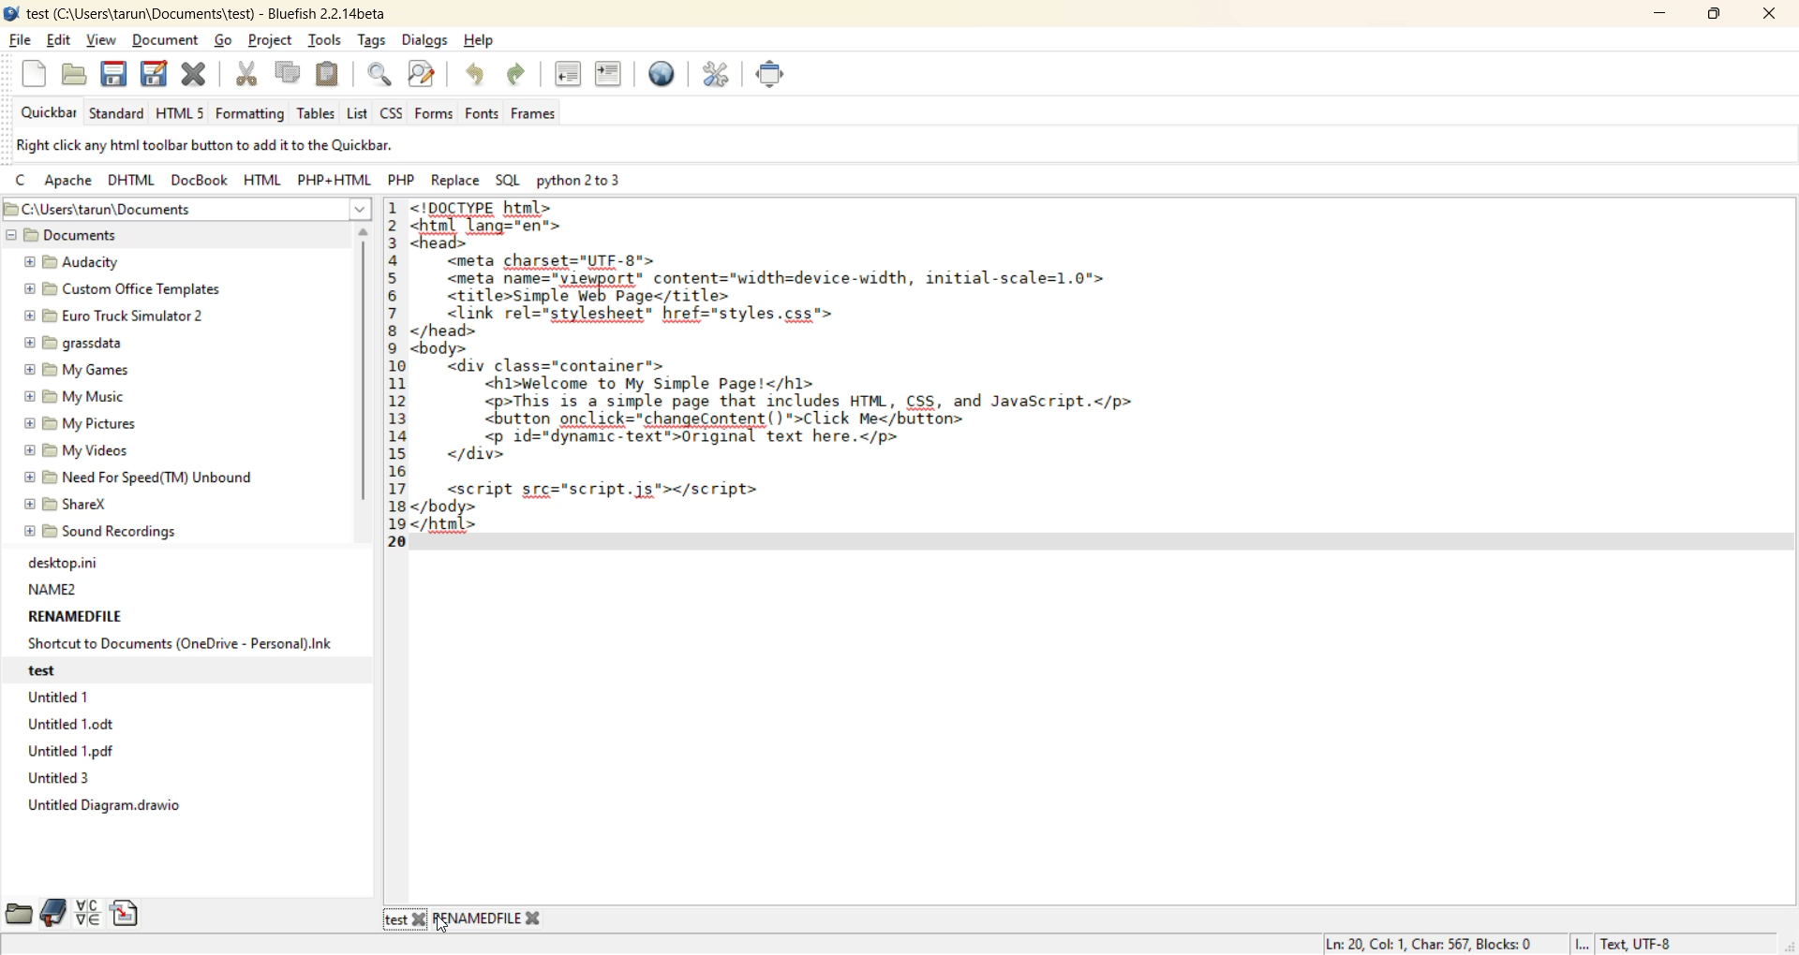 Image resolution: width=1799 pixels, height=955 pixels. What do you see at coordinates (285, 75) in the screenshot?
I see `copy` at bounding box center [285, 75].